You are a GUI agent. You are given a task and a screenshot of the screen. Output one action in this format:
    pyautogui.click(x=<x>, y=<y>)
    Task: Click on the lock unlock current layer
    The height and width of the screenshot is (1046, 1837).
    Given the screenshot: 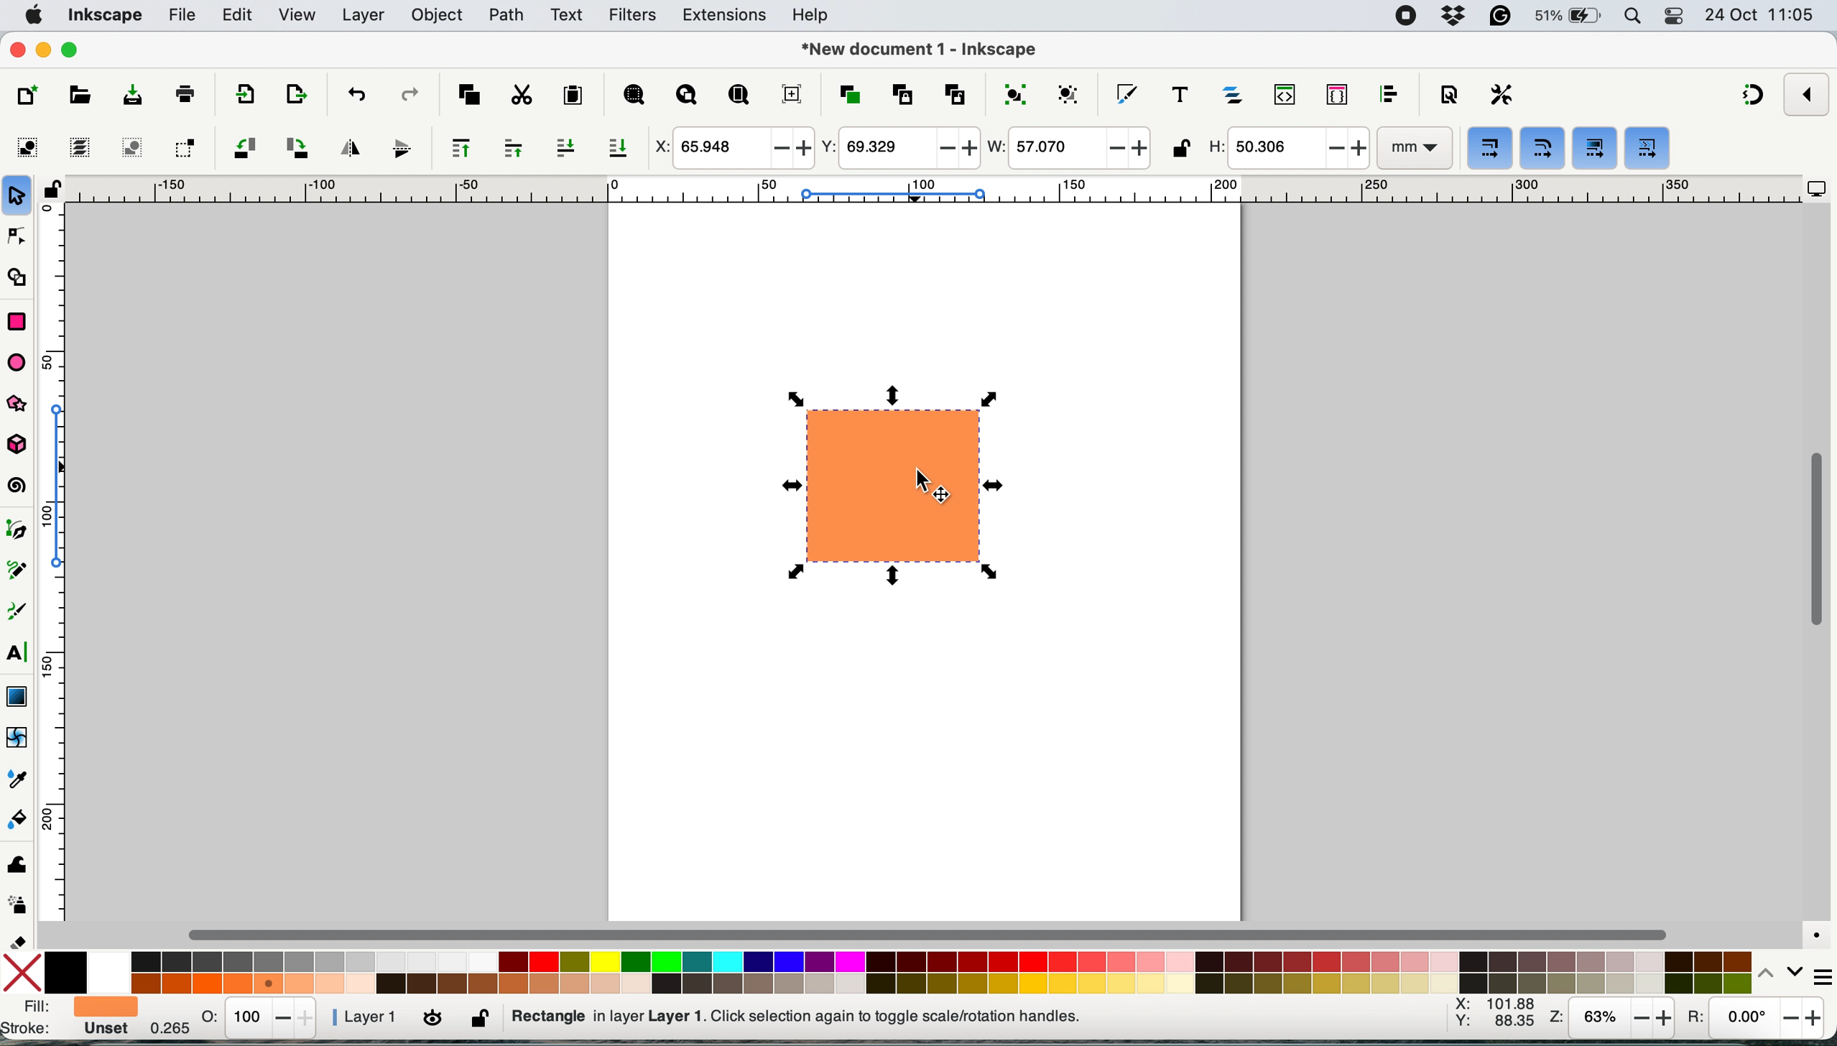 What is the action you would take?
    pyautogui.click(x=483, y=1022)
    